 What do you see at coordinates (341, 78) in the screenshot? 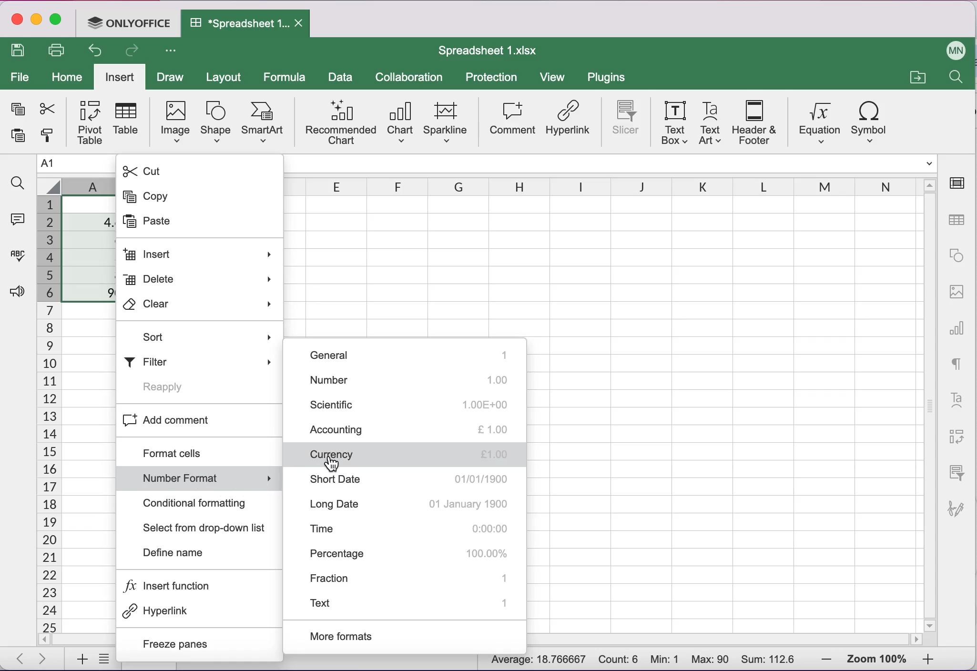
I see `data` at bounding box center [341, 78].